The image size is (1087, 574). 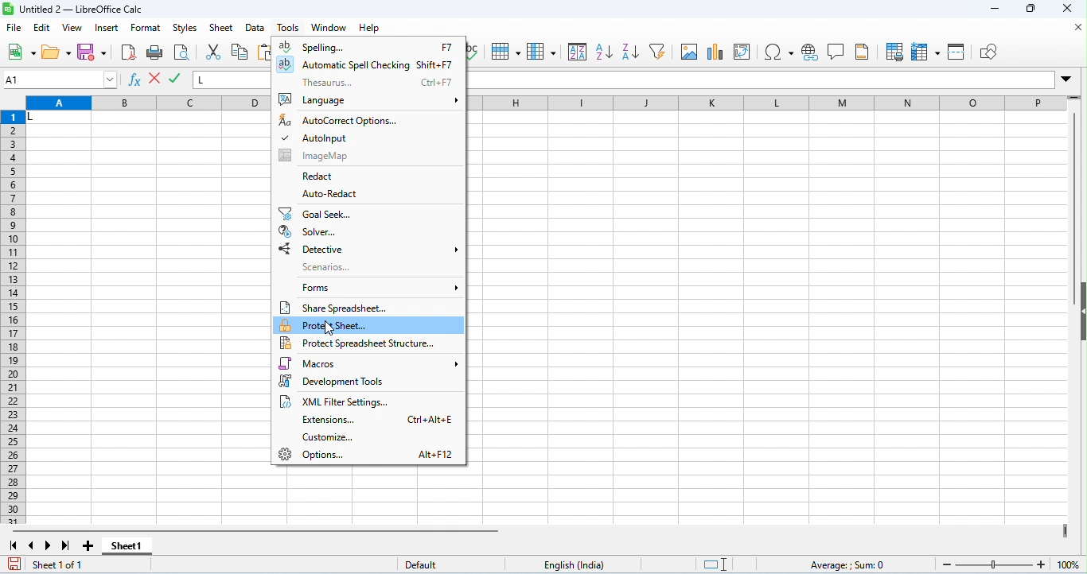 I want to click on insert special characters, so click(x=779, y=52).